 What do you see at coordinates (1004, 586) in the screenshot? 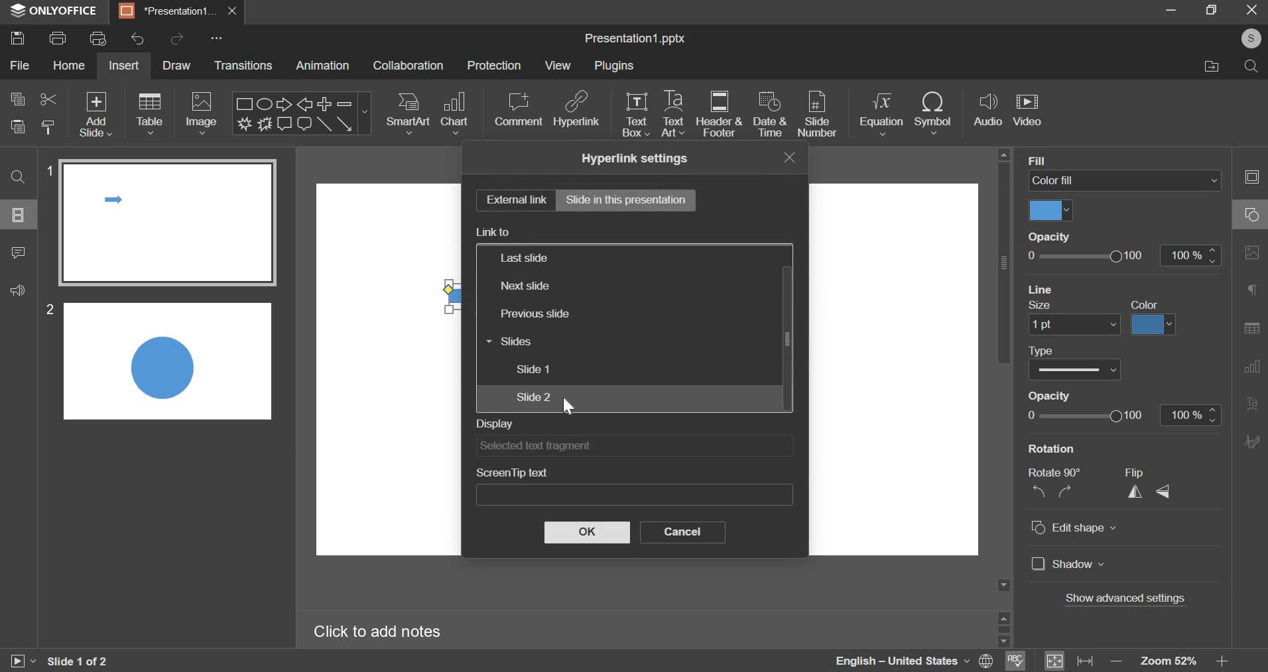
I see `scroll down` at bounding box center [1004, 586].